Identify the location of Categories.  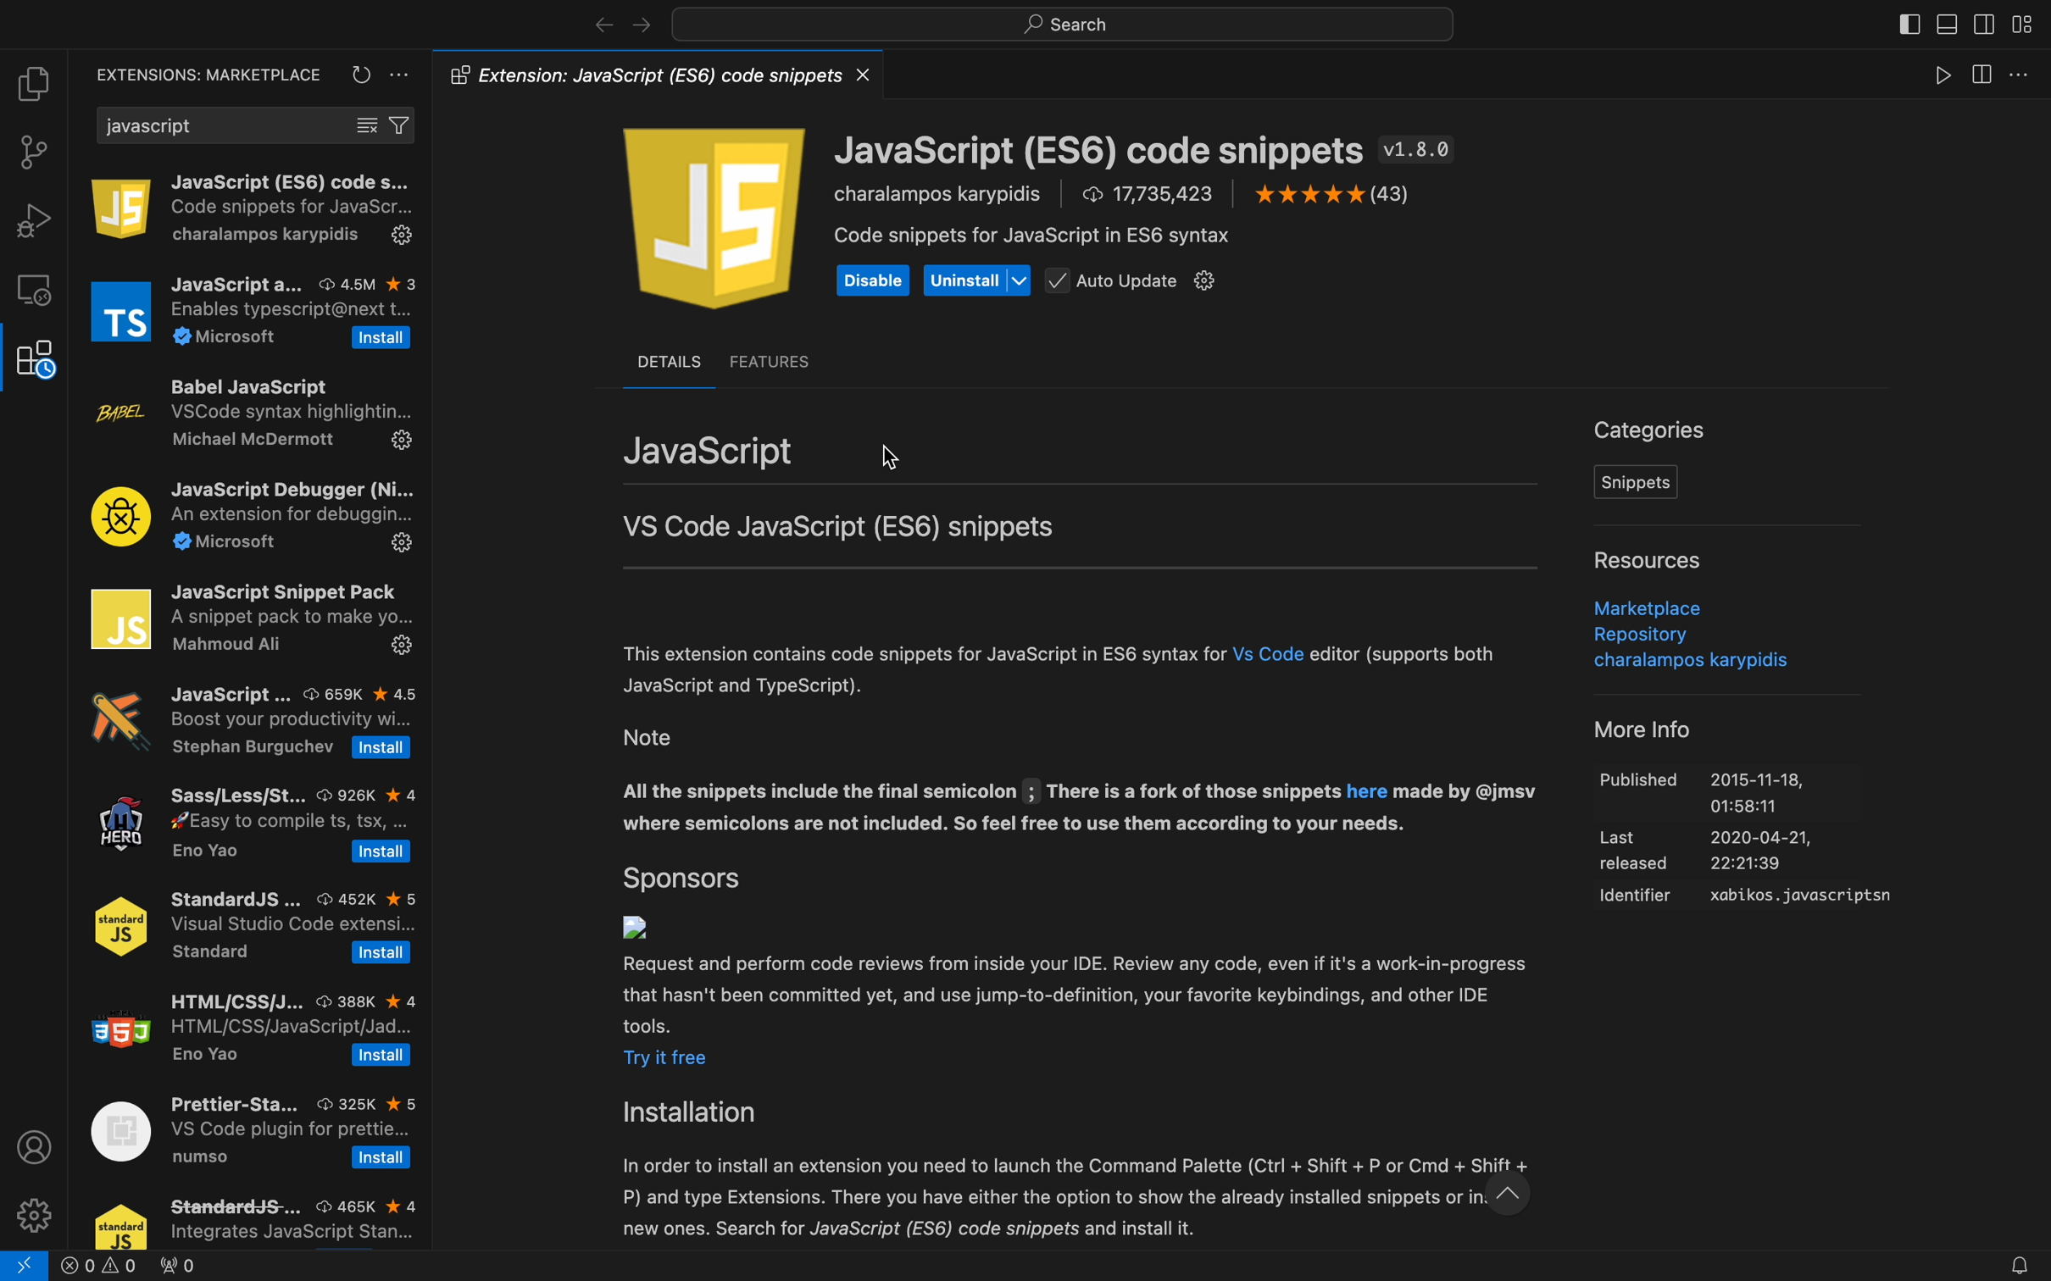
(1643, 425).